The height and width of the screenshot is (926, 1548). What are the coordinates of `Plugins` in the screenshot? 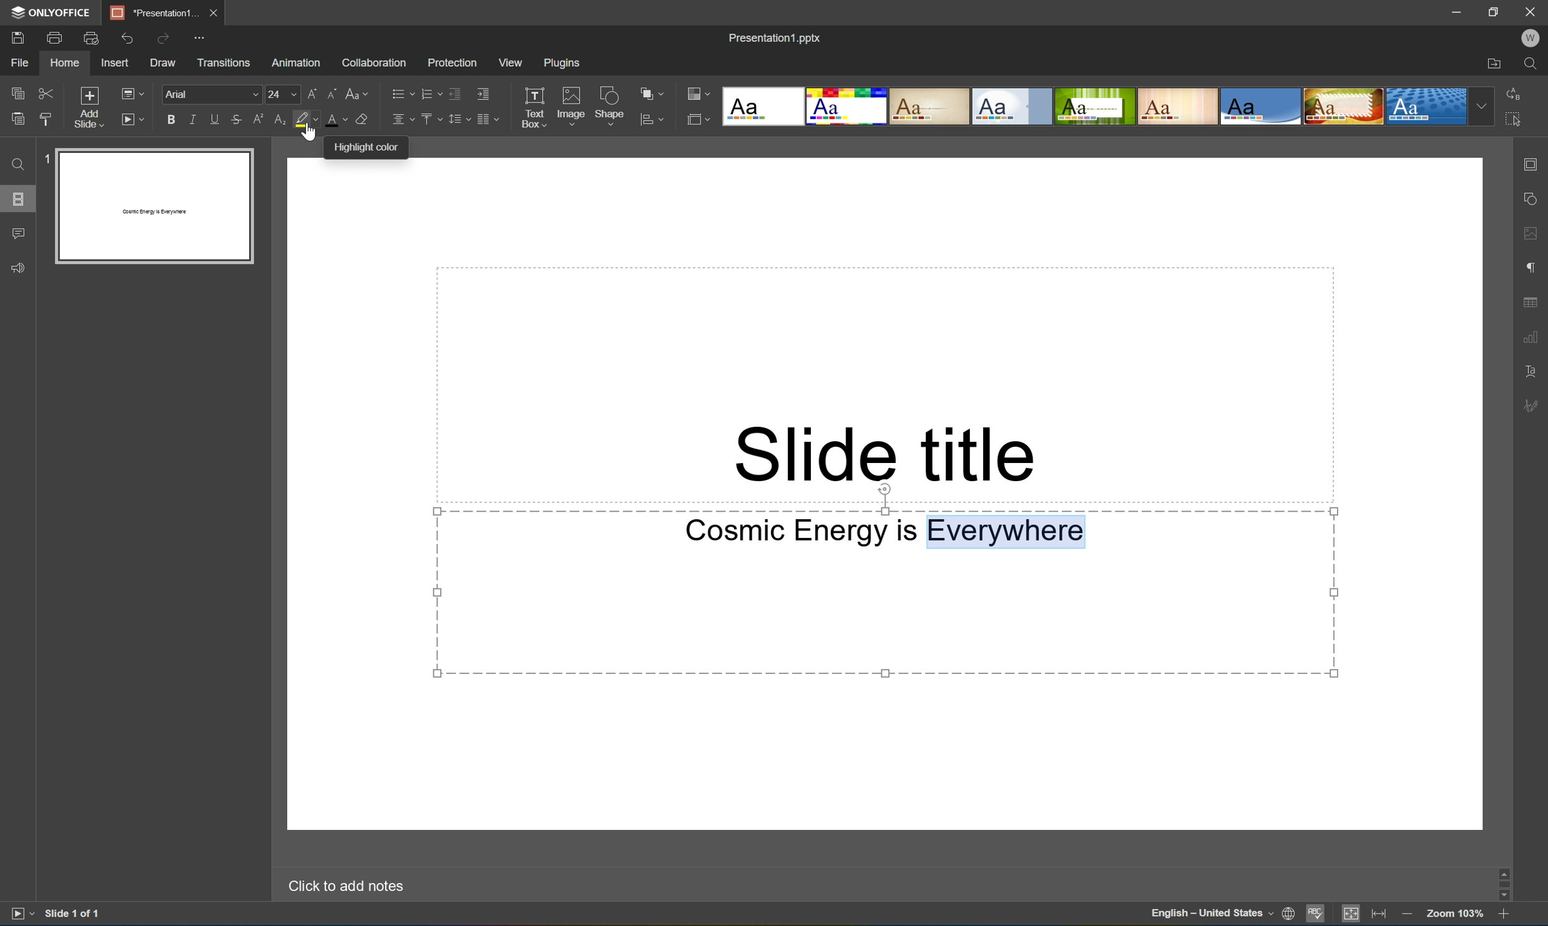 It's located at (566, 66).